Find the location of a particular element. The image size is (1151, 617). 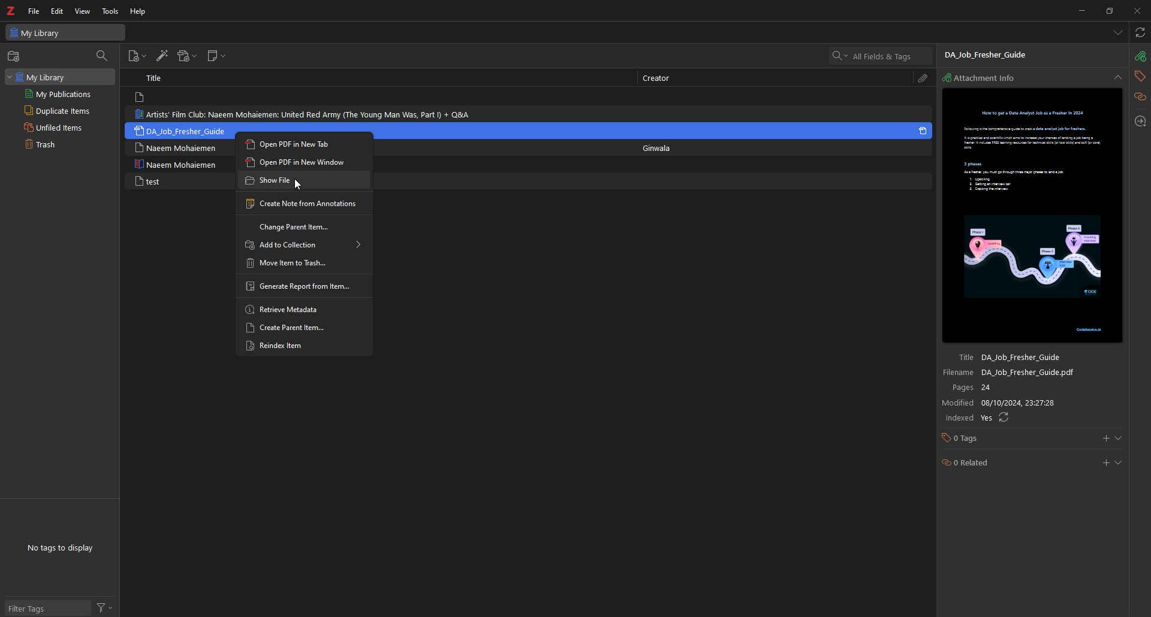

Cursor is located at coordinates (297, 185).